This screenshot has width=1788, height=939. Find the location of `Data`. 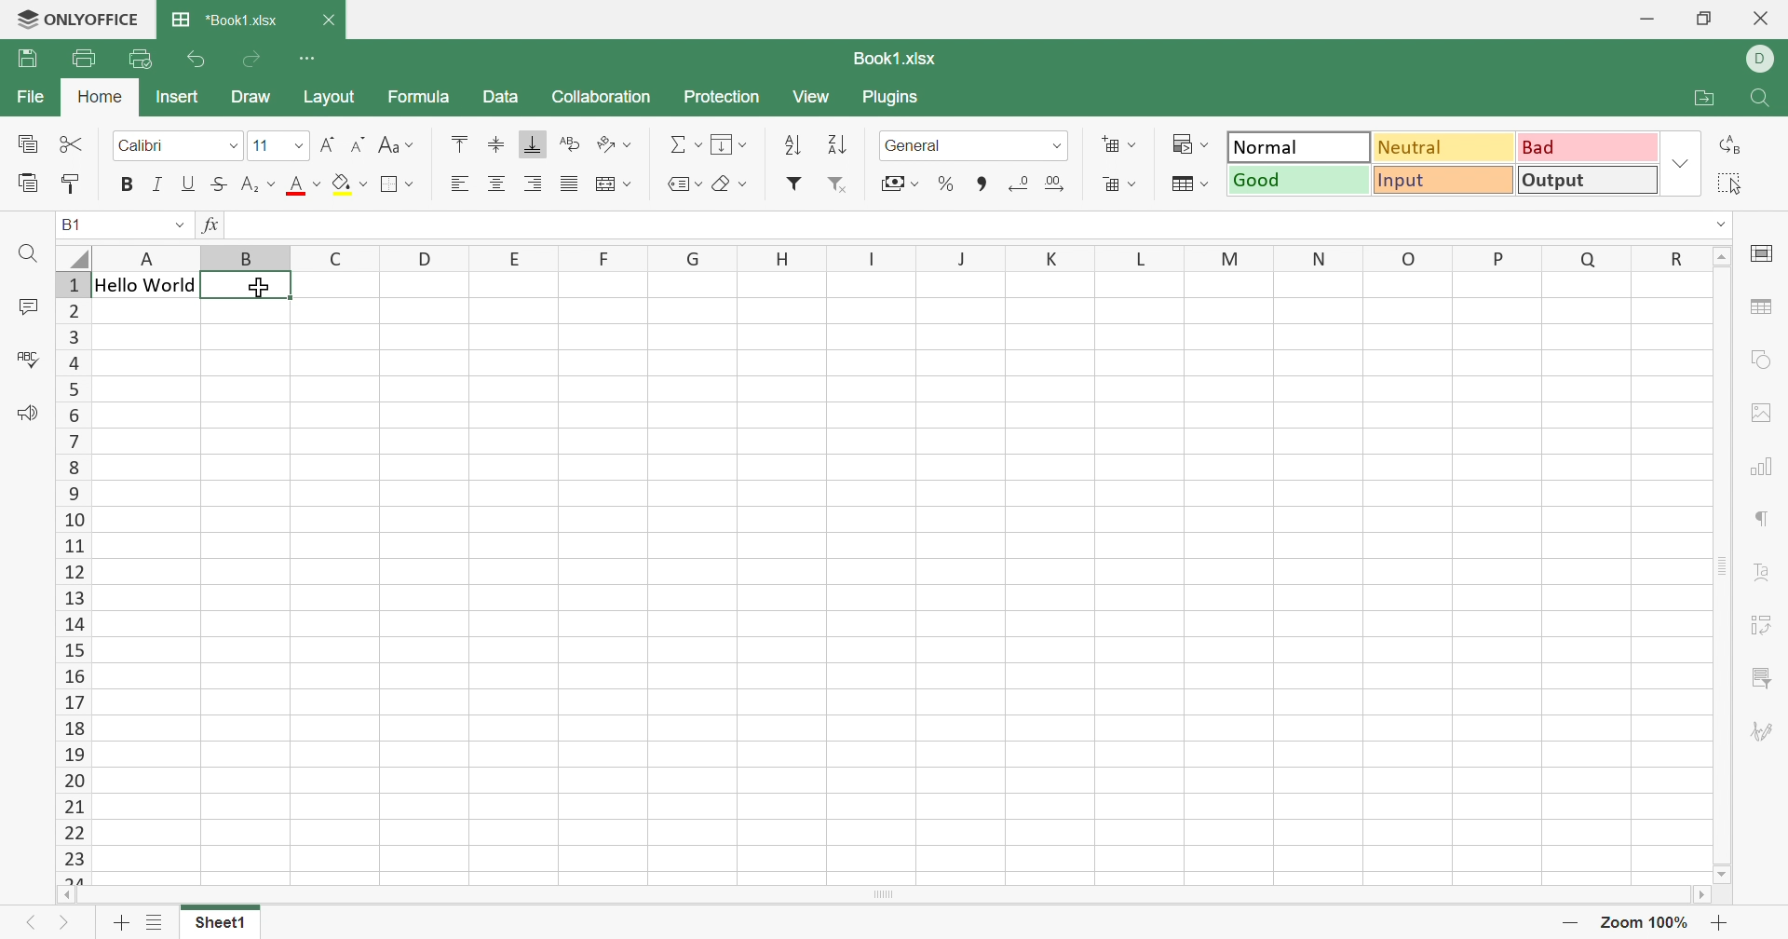

Data is located at coordinates (500, 97).